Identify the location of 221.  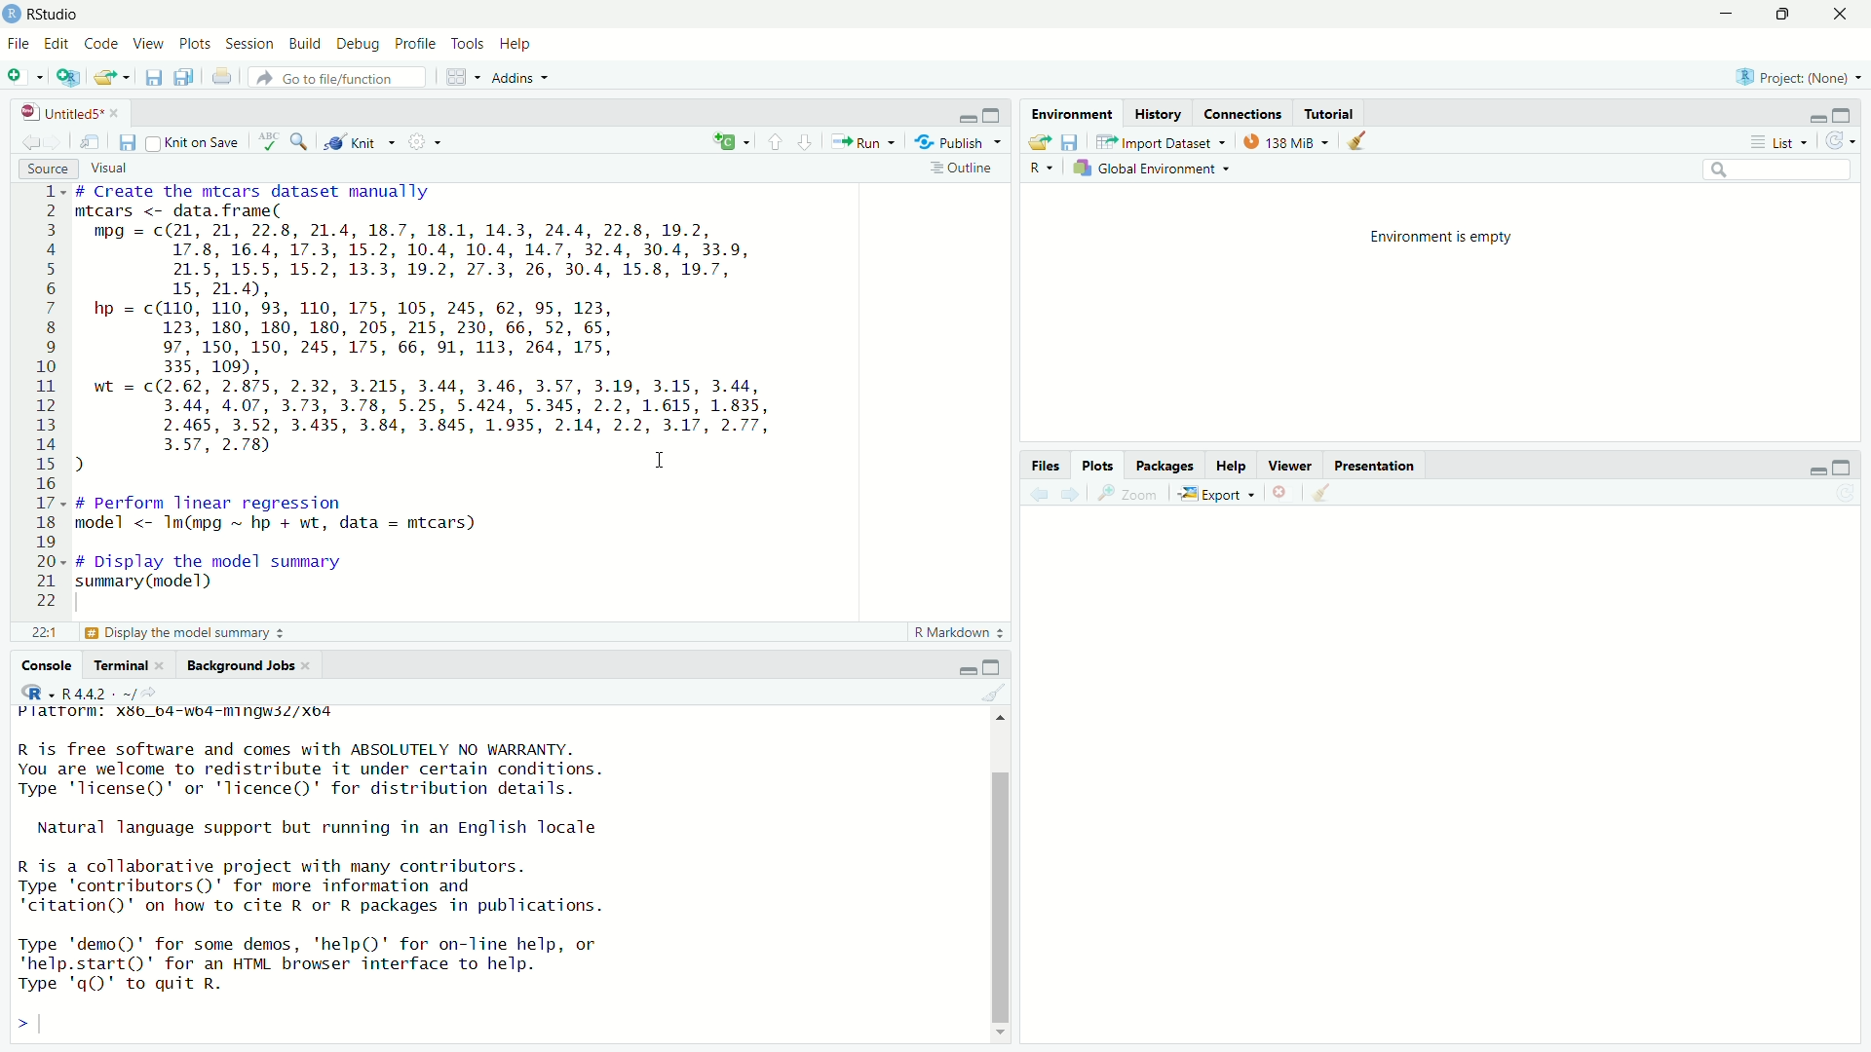
(43, 634).